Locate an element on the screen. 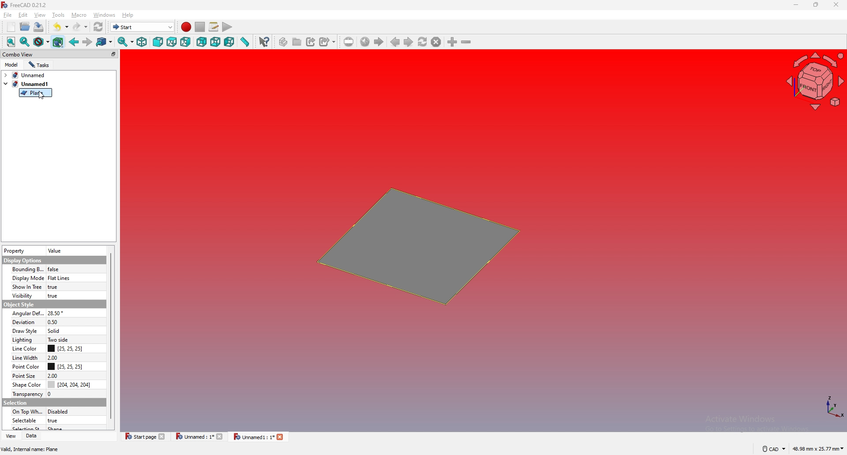 This screenshot has height=455, width=847. 0 is located at coordinates (53, 394).